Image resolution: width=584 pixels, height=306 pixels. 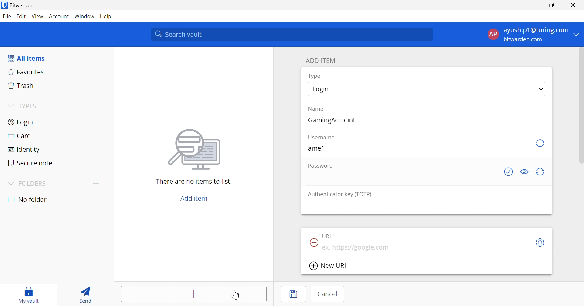 What do you see at coordinates (316, 76) in the screenshot?
I see `Type` at bounding box center [316, 76].